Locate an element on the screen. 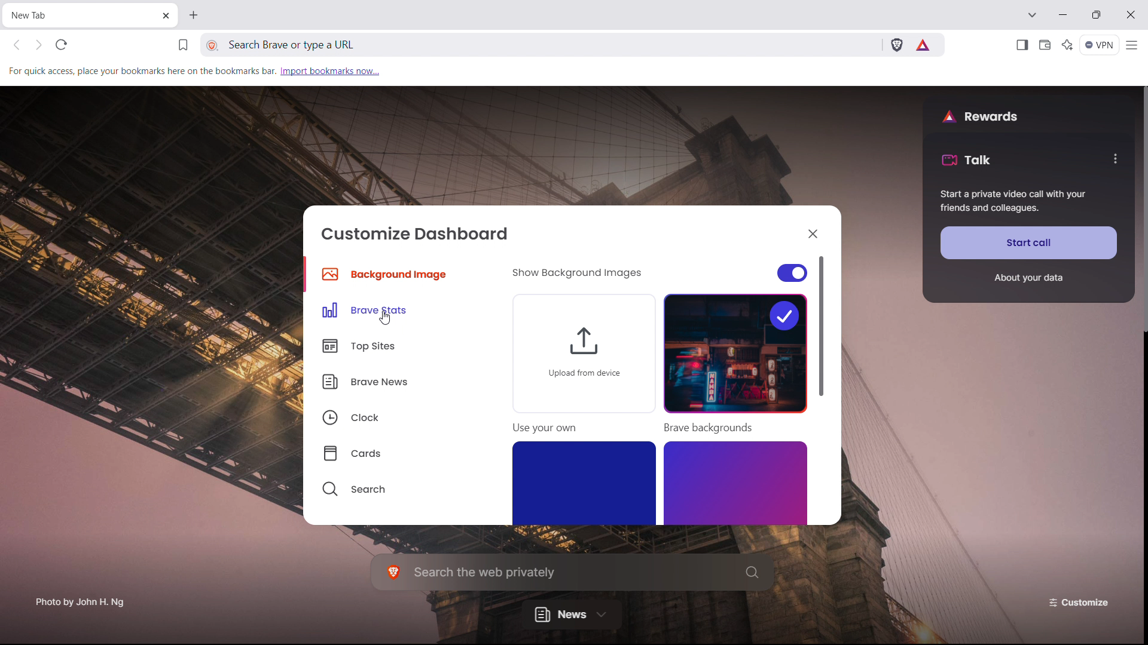 The height and width of the screenshot is (645, 1148). For quick access, place your bookmarks here on the bookmarks bar. is located at coordinates (141, 70).